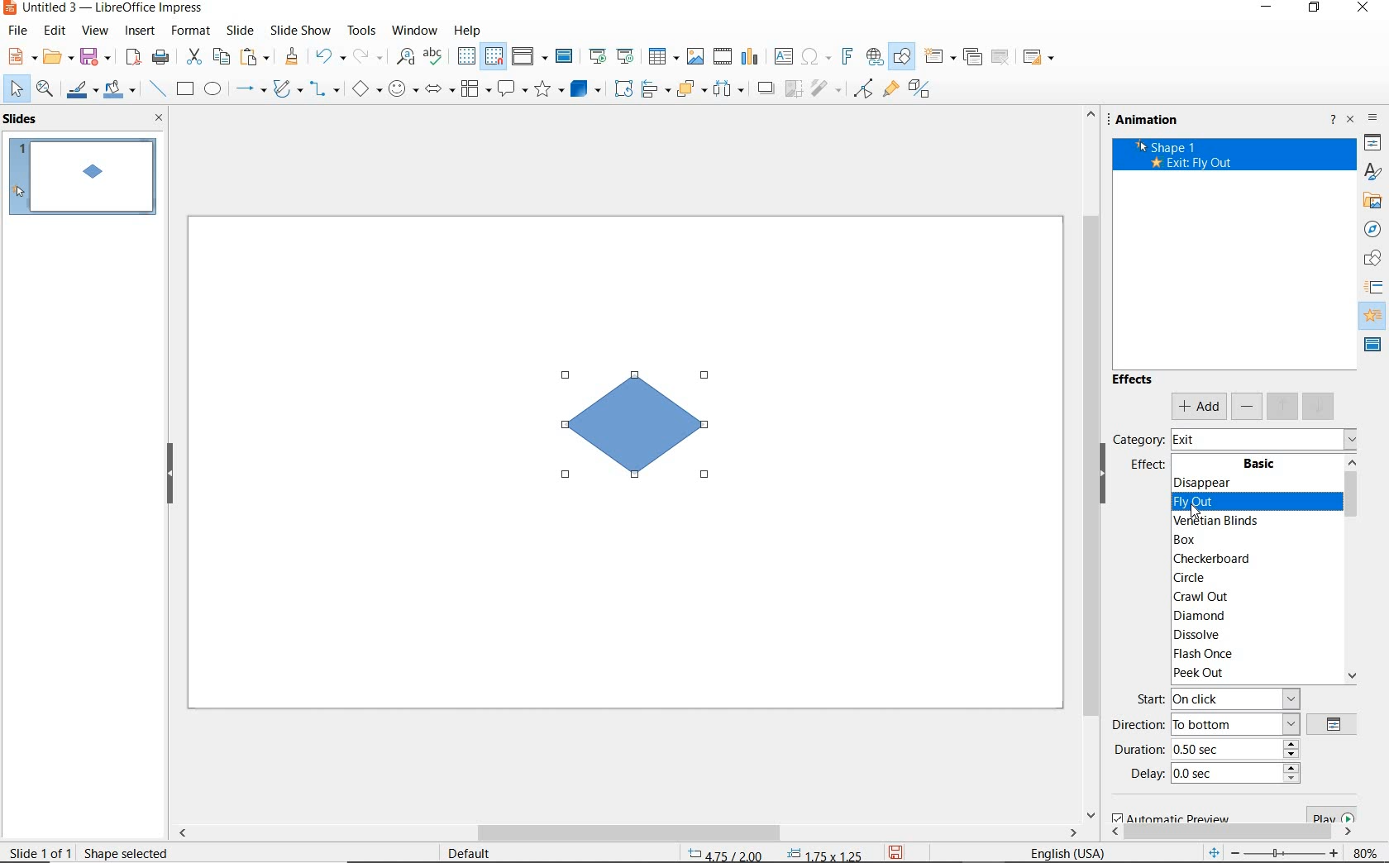  Describe the element at coordinates (212, 88) in the screenshot. I see `ellipse` at that location.